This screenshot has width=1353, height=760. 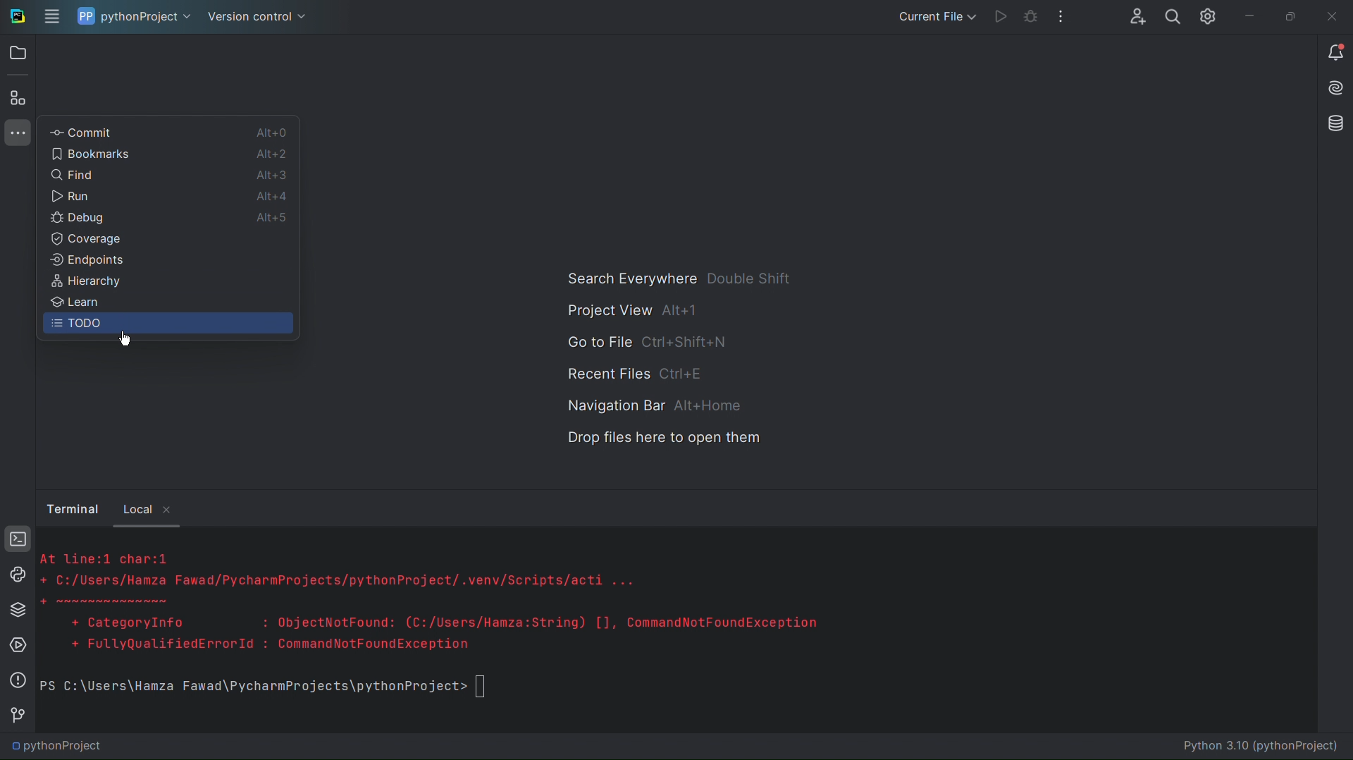 I want to click on Go to File ctrl+shift+n, so click(x=648, y=343).